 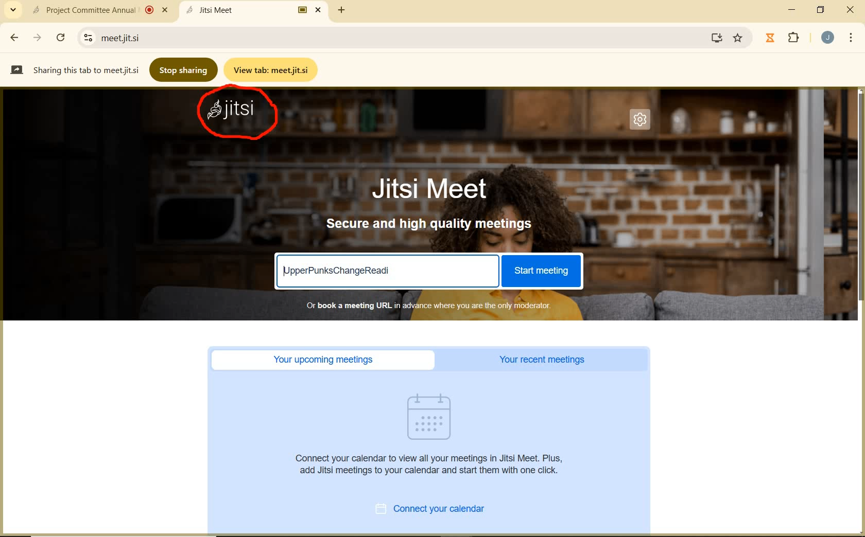 I want to click on MINIMIZE, so click(x=793, y=10).